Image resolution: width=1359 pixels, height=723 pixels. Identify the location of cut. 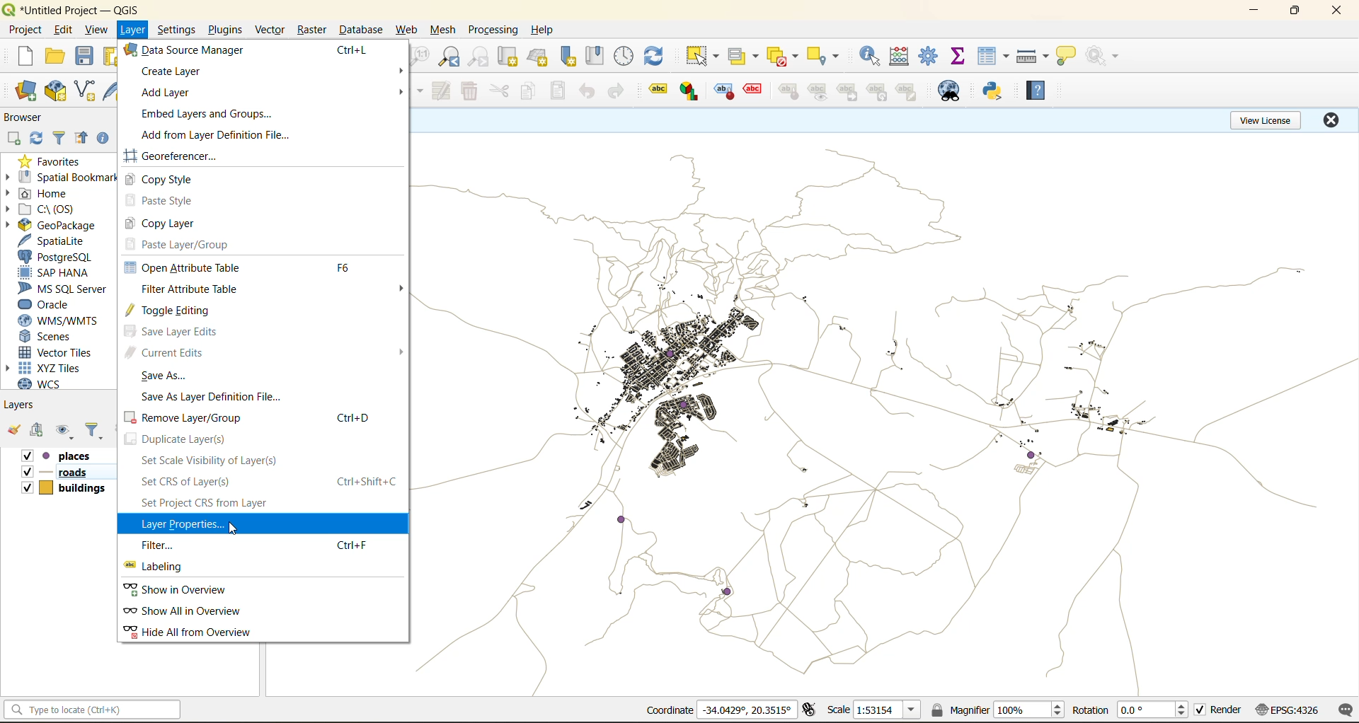
(502, 91).